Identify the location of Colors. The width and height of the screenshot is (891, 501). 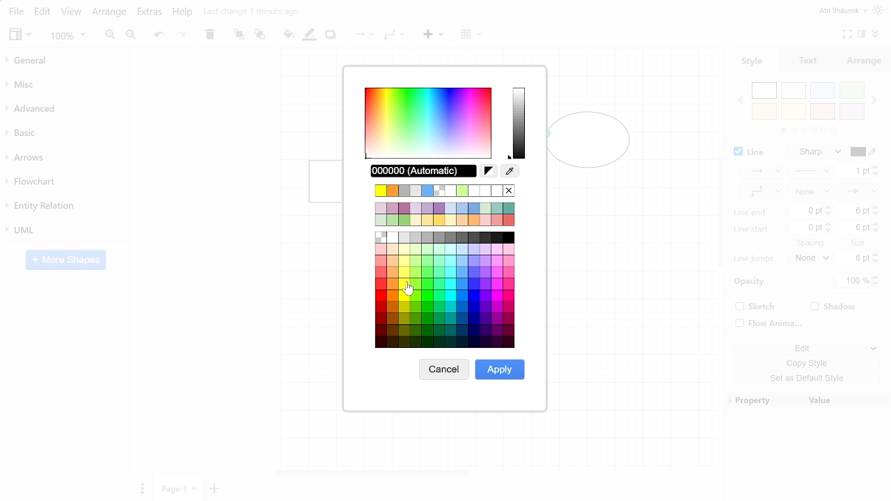
(445, 267).